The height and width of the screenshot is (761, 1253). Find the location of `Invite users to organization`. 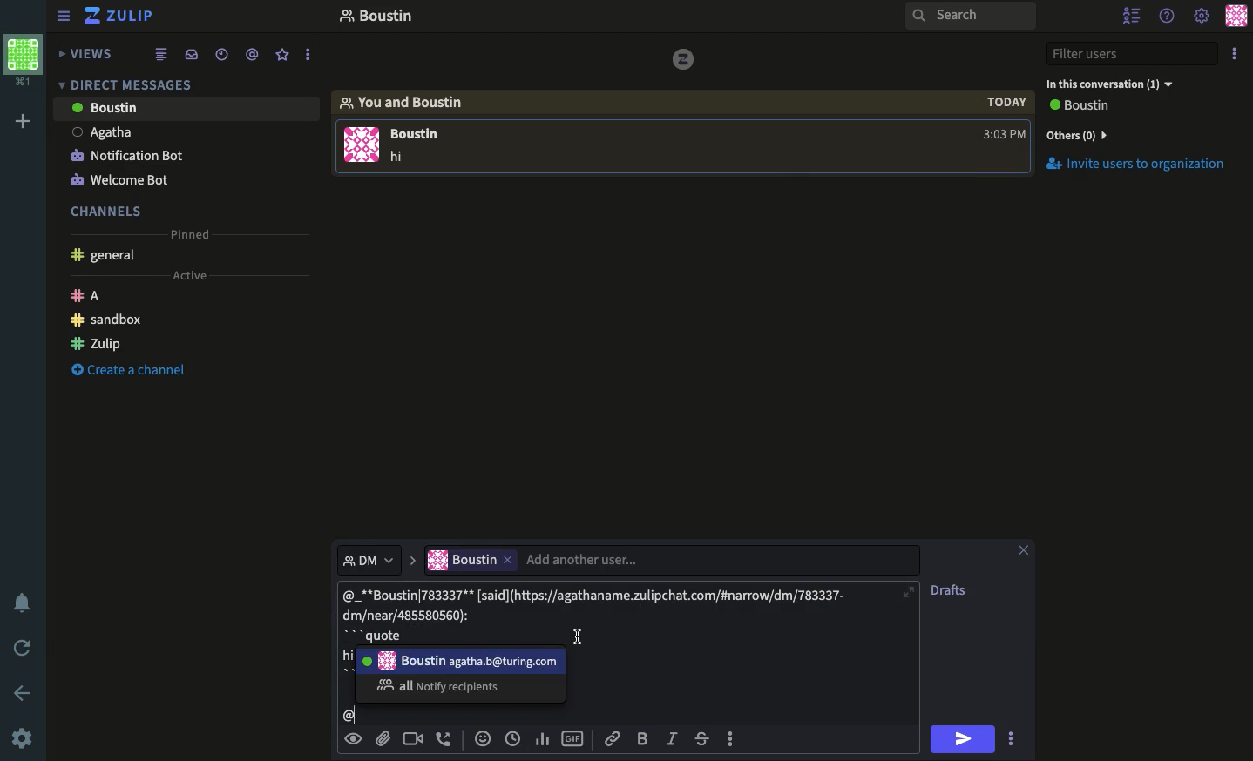

Invite users to organization is located at coordinates (1140, 134).